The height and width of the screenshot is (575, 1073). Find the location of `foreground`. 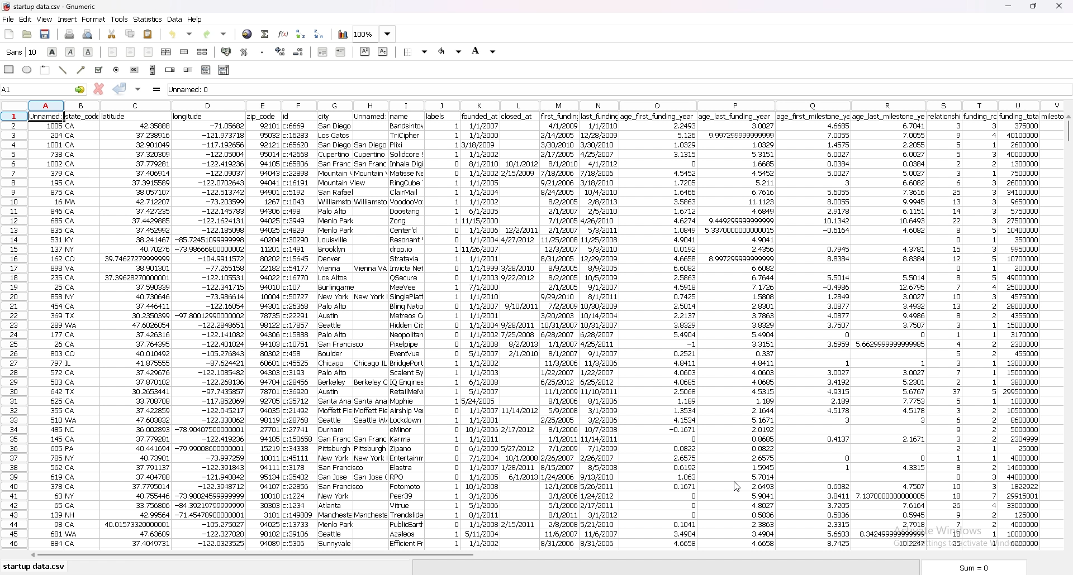

foreground is located at coordinates (450, 51).